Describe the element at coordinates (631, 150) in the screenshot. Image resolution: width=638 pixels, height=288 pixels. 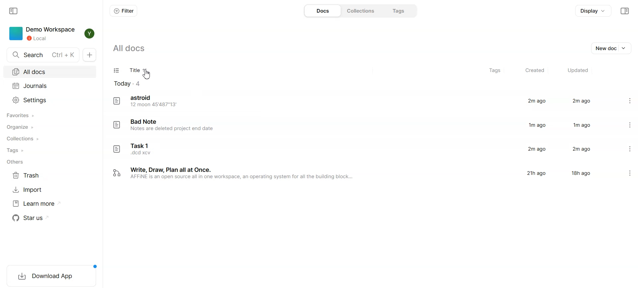
I see `Settings` at that location.